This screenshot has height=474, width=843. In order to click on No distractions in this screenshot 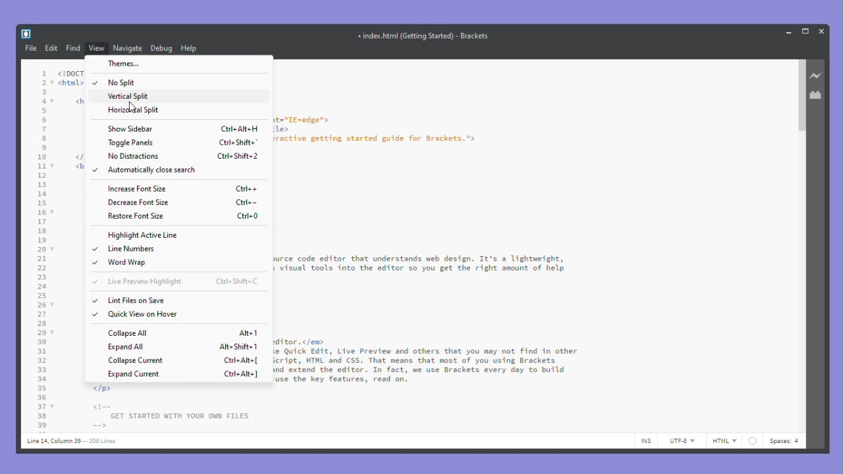, I will do `click(178, 156)`.